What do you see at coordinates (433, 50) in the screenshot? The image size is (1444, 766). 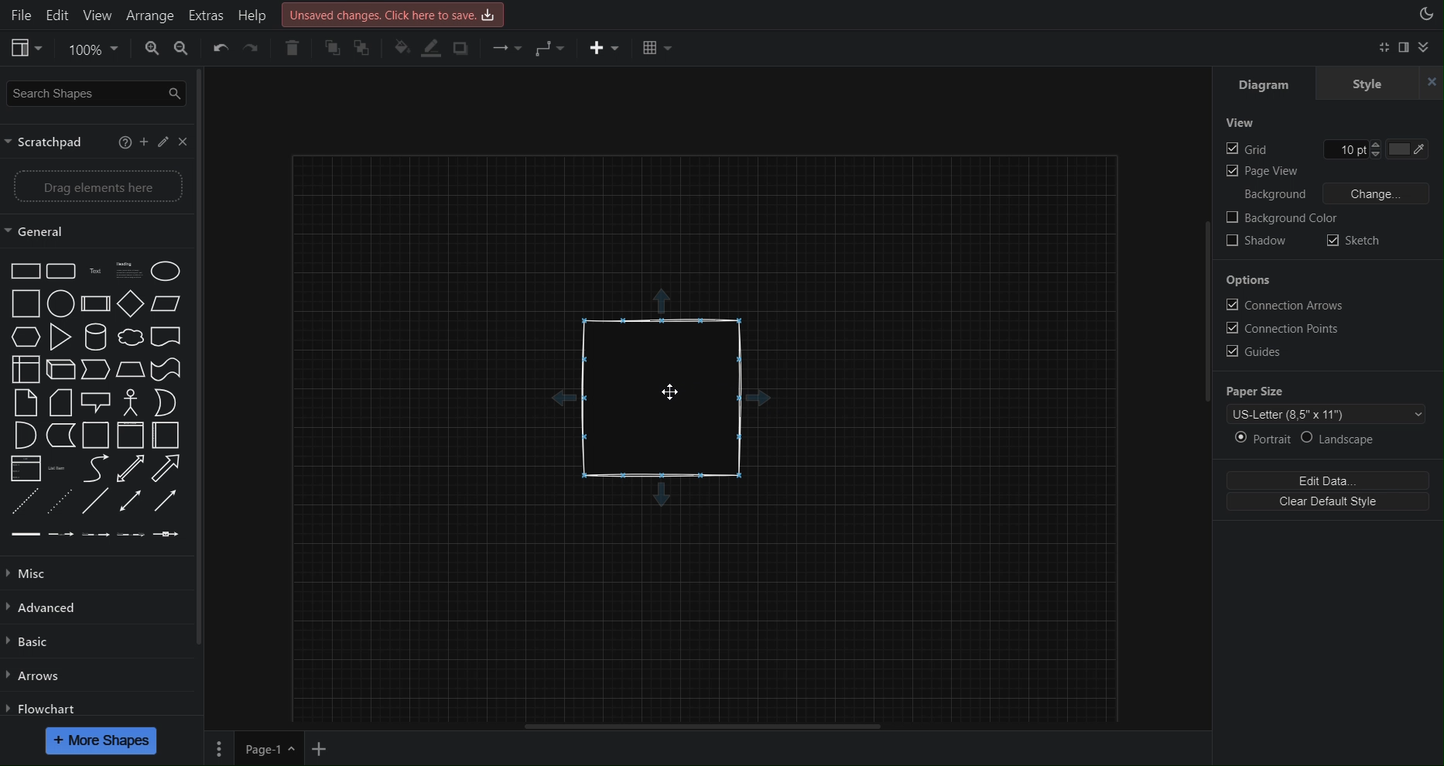 I see `Line Color` at bounding box center [433, 50].